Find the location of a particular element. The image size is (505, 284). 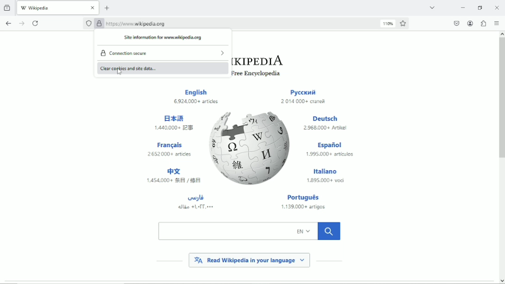

clear cookies and site data is located at coordinates (163, 68).